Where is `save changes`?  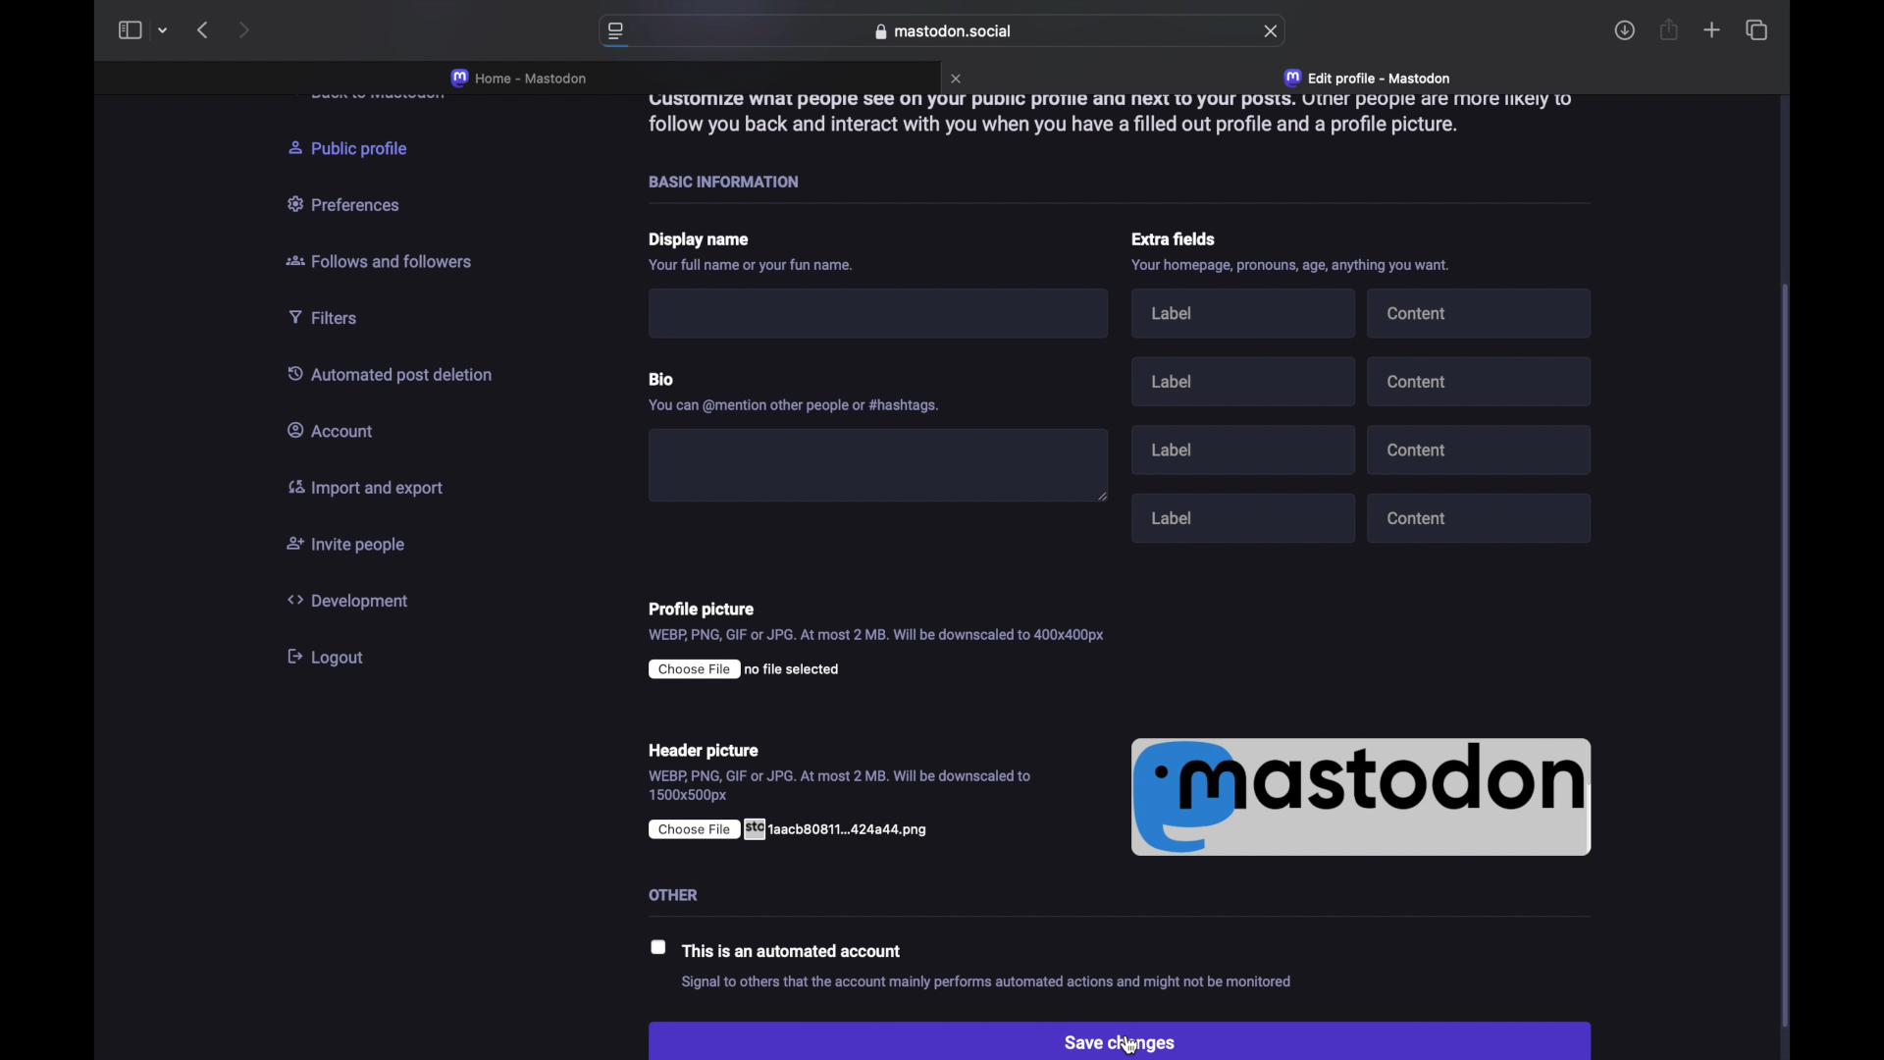 save changes is located at coordinates (1118, 1037).